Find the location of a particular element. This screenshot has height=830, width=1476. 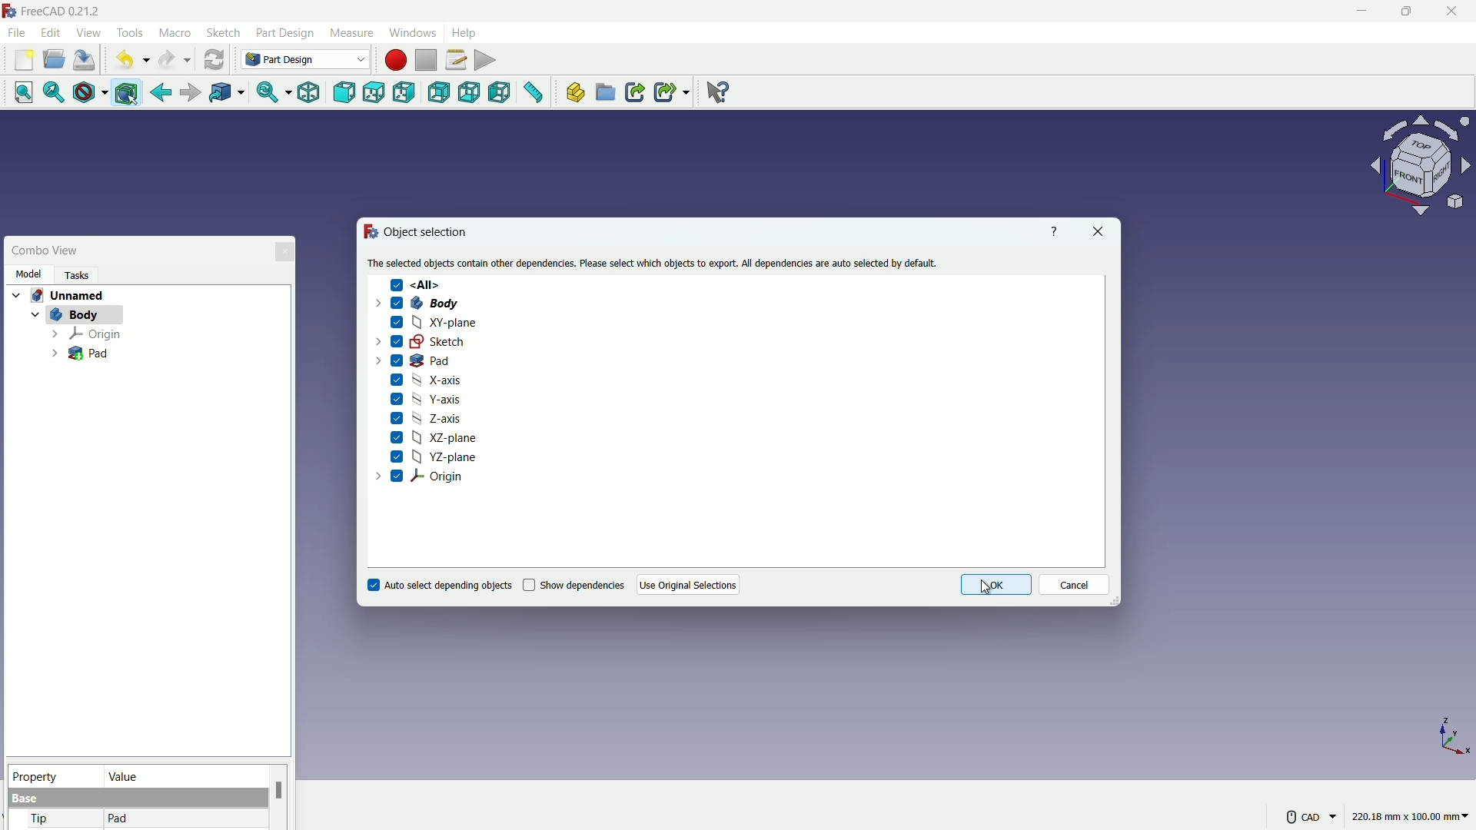

go back is located at coordinates (161, 93).